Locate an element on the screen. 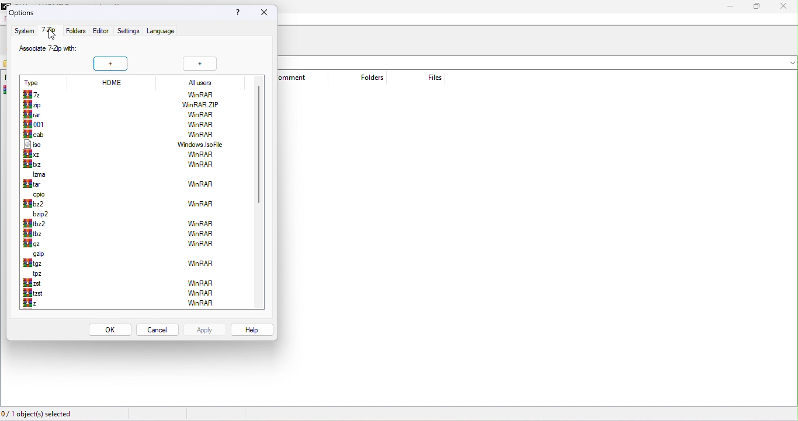 The height and width of the screenshot is (421, 798). winrar.zip is located at coordinates (204, 104).